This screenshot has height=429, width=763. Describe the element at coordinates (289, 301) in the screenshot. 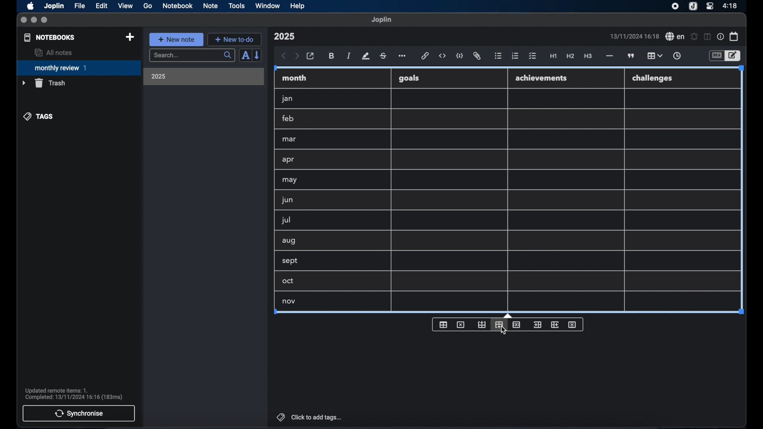

I see `nove` at that location.